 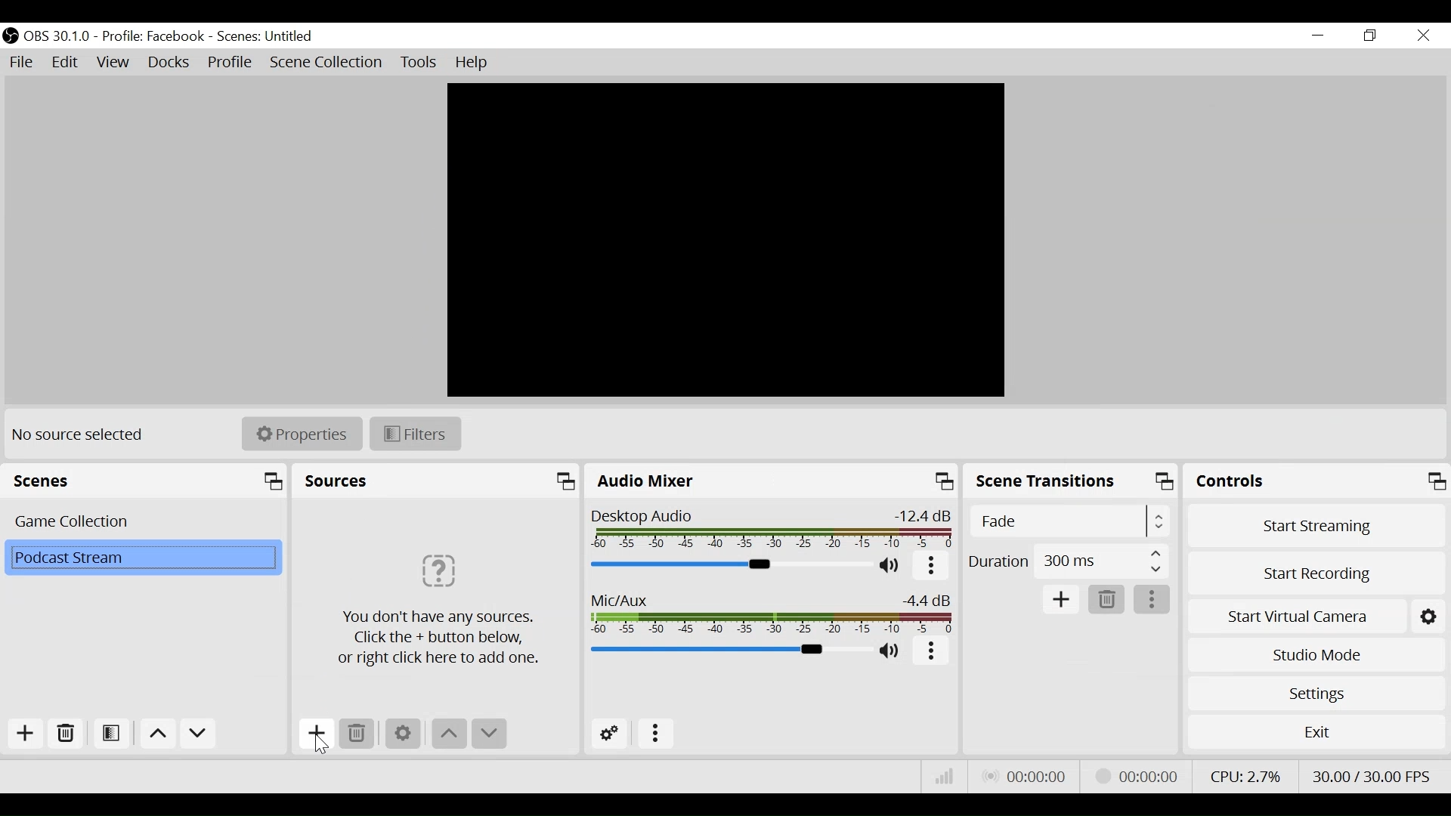 I want to click on OBS 30.1.0 - Profile Facebook - Scenes Untitled, so click(x=172, y=36).